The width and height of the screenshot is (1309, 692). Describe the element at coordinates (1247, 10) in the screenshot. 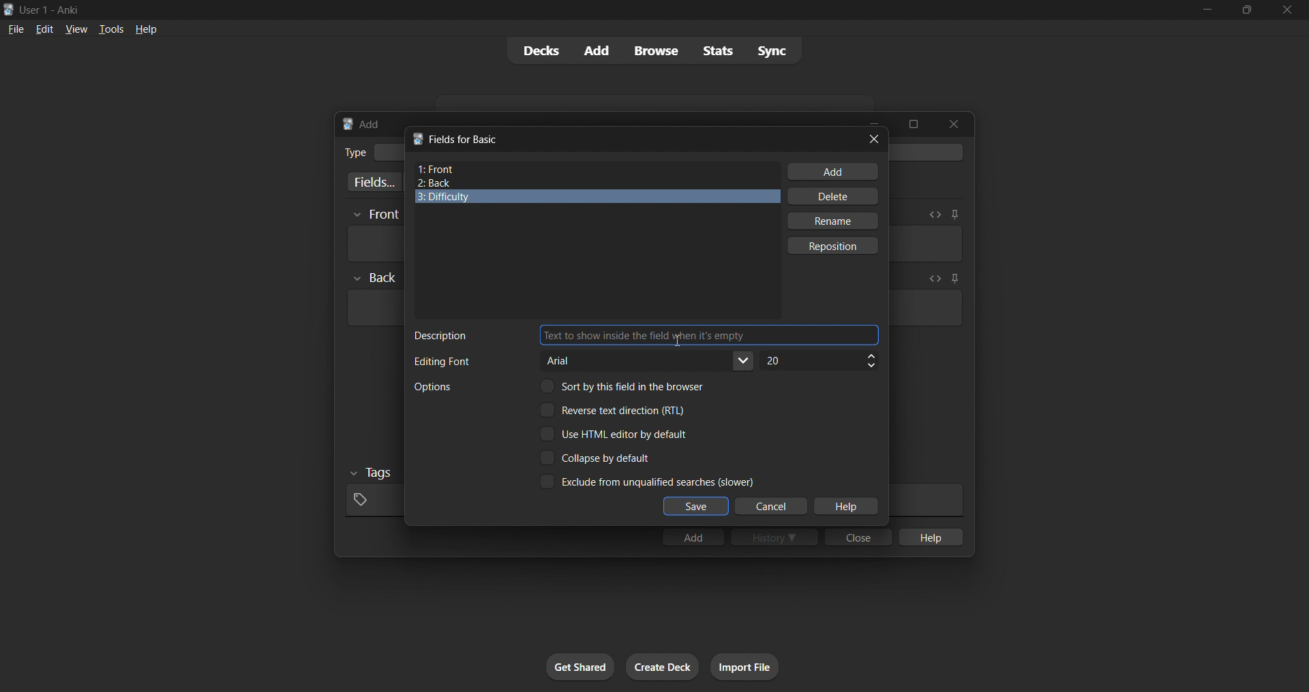

I see `maximize/restore` at that location.